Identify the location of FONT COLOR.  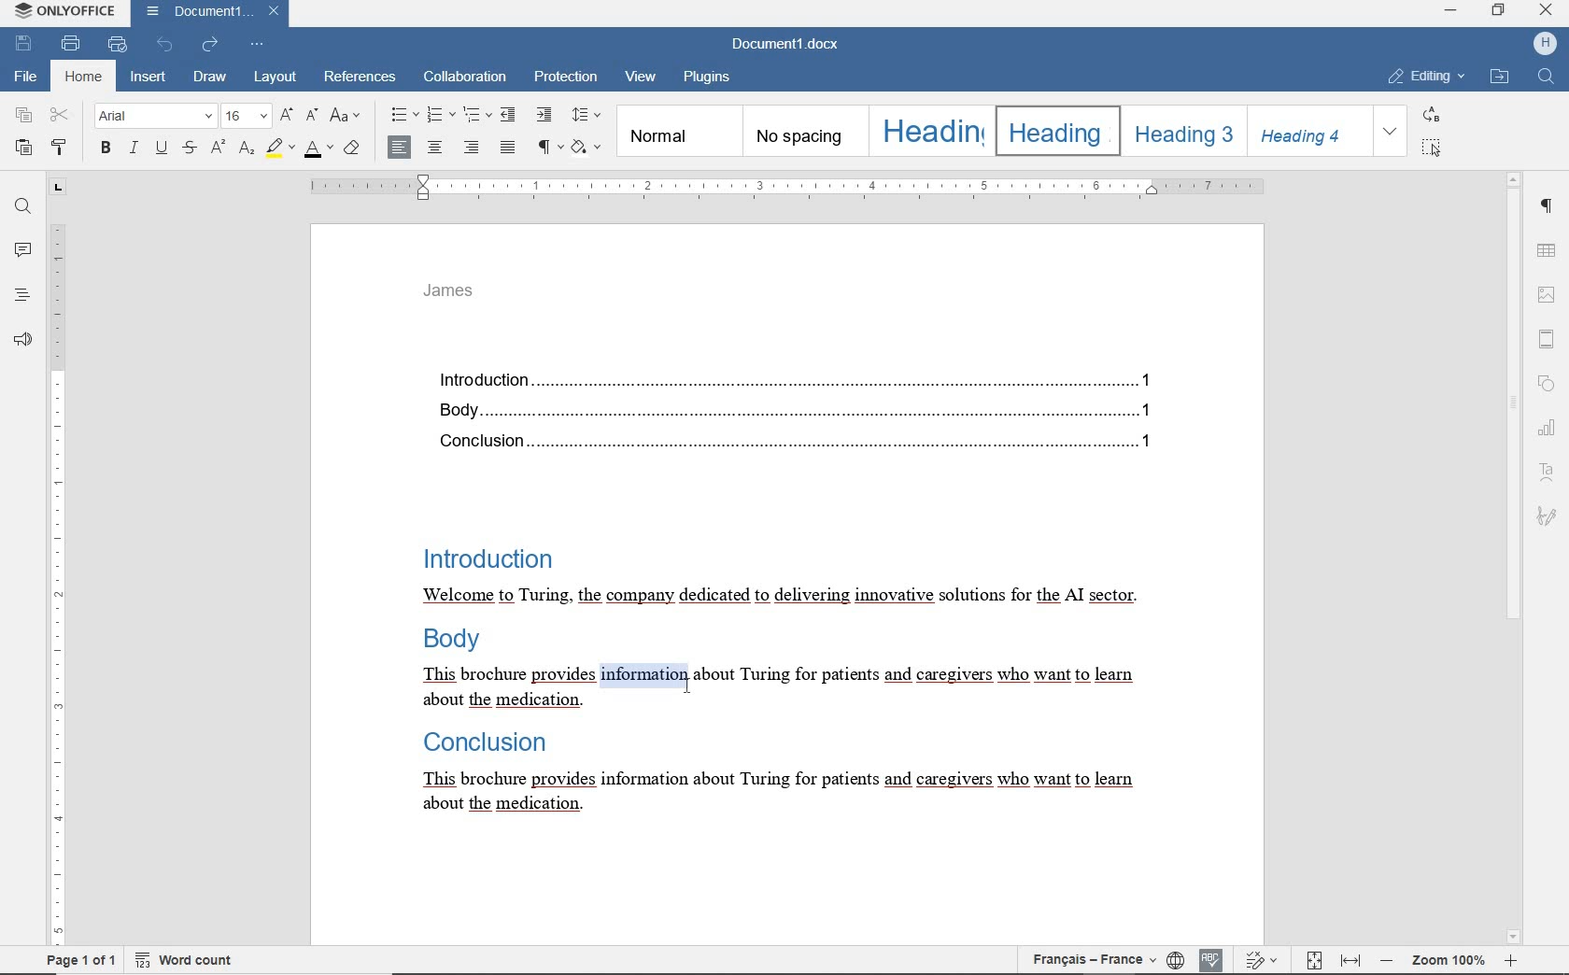
(318, 152).